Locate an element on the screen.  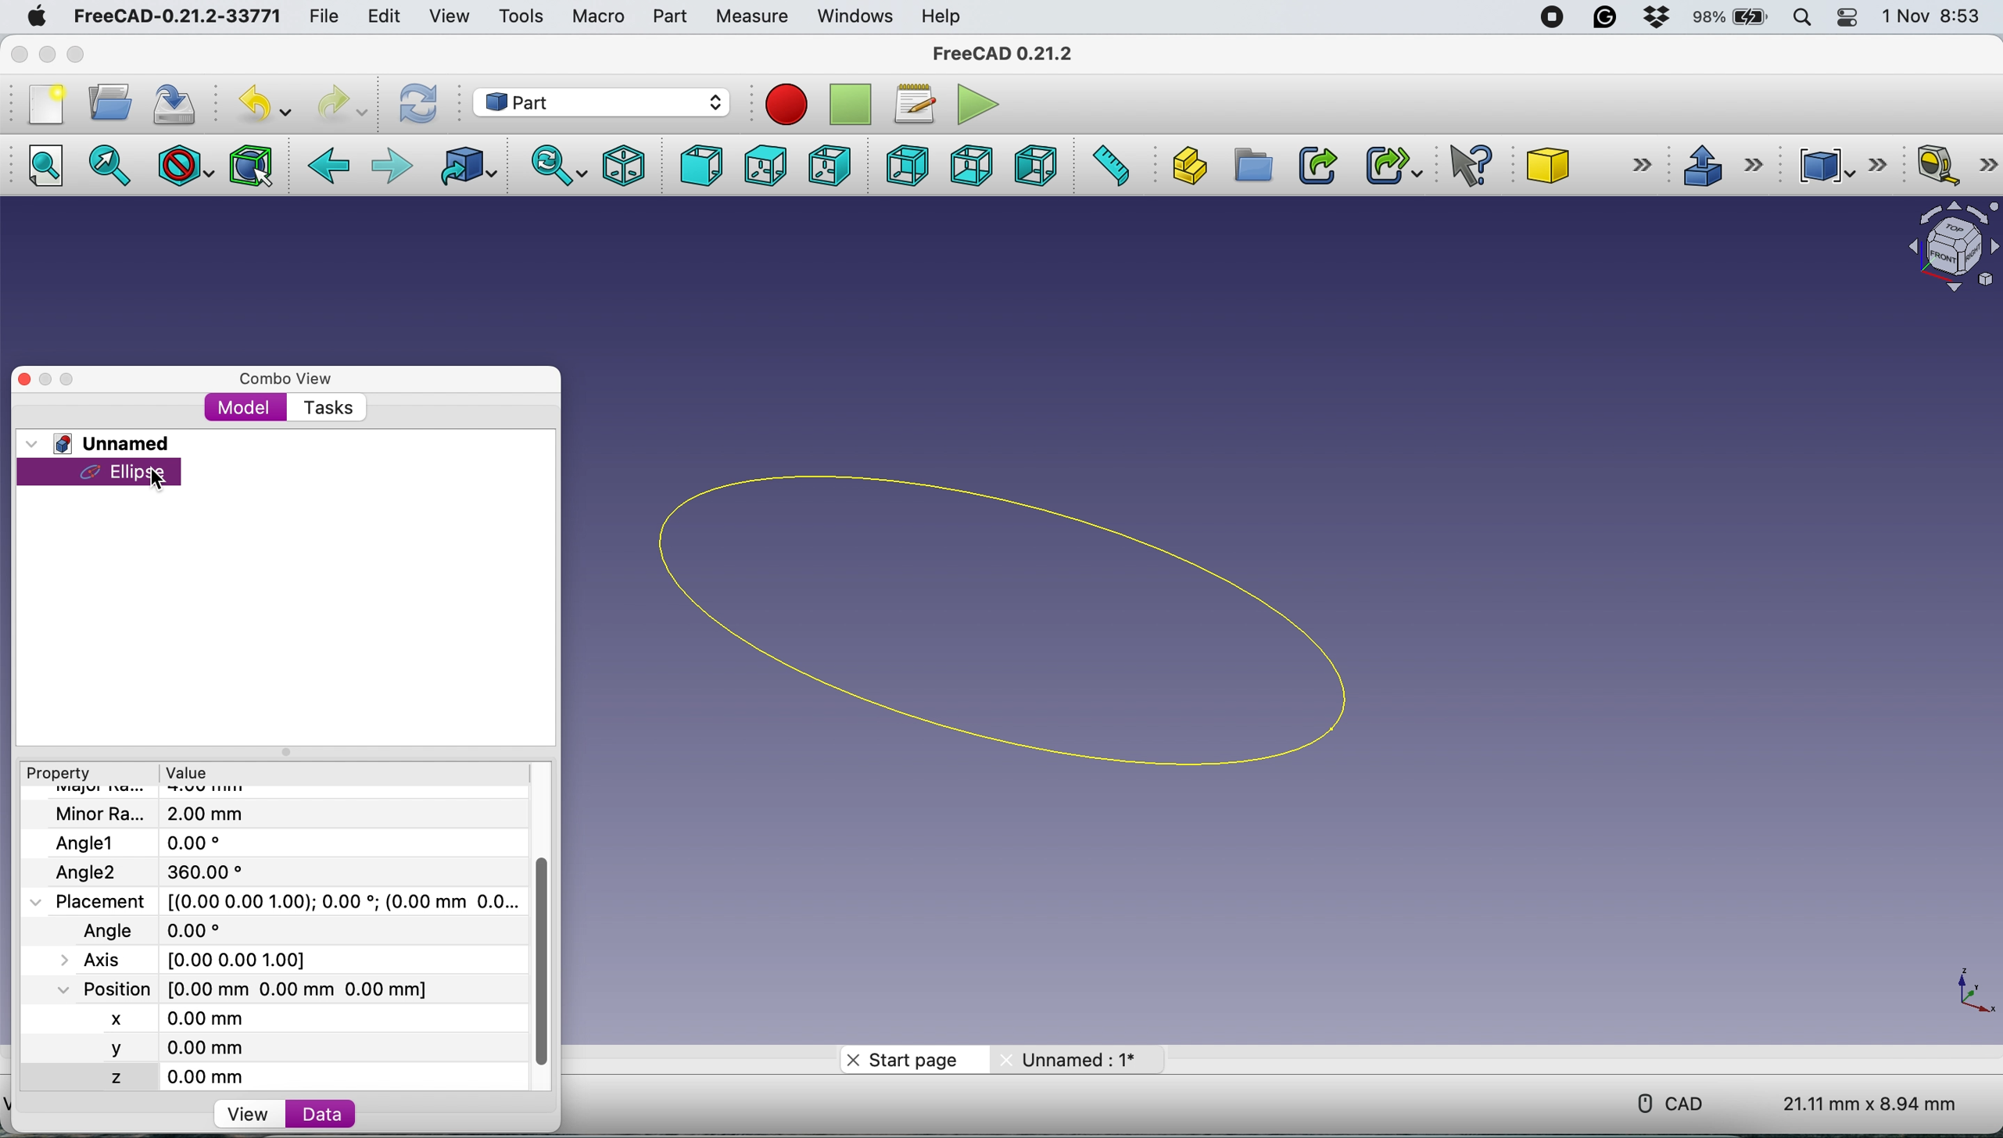
measure linear is located at coordinates (1952, 165).